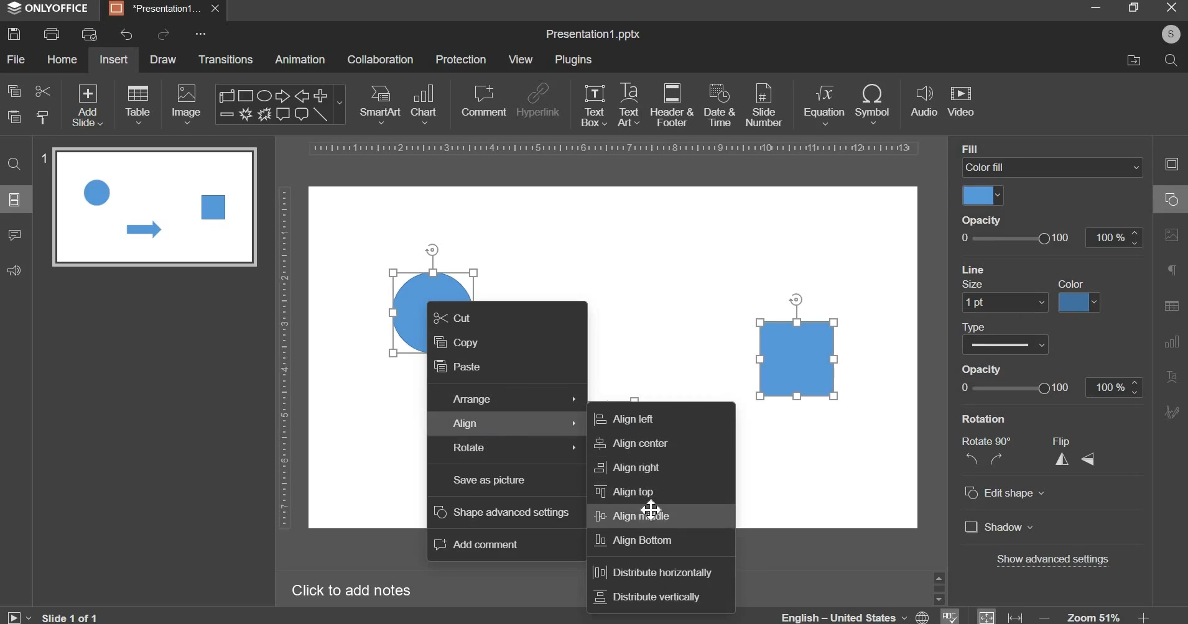 The height and width of the screenshot is (624, 1188). I want to click on flip, so click(1069, 441).